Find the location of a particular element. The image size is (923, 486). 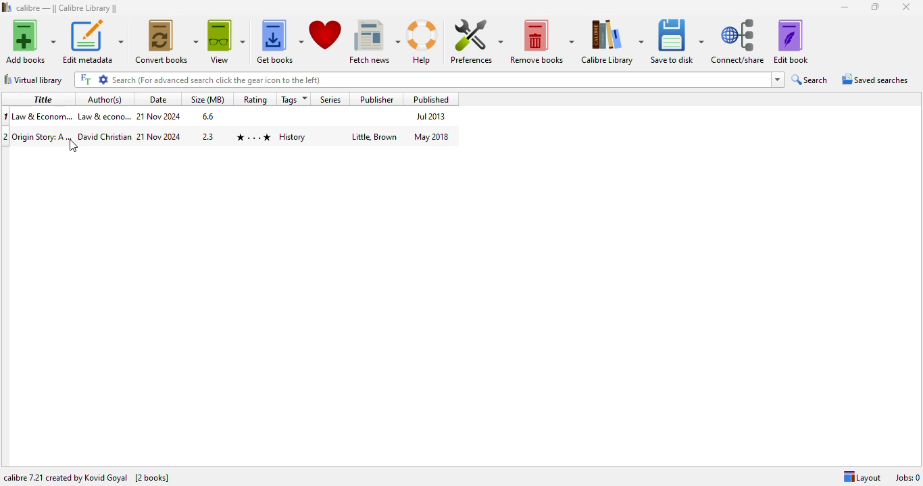

calibre 7.21 created by Kovid Goyal is located at coordinates (65, 478).